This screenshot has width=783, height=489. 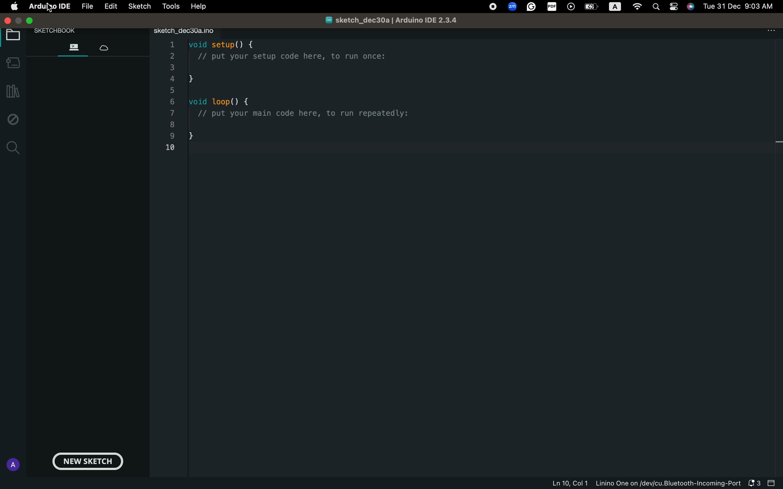 What do you see at coordinates (11, 464) in the screenshot?
I see `profile` at bounding box center [11, 464].